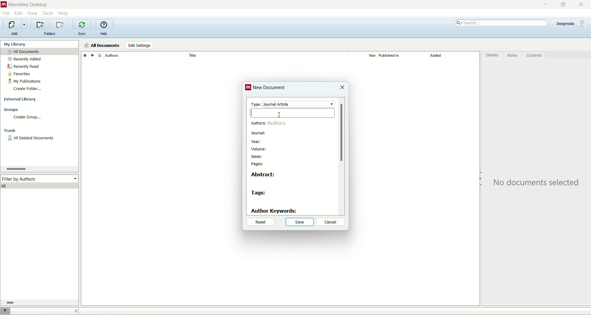  I want to click on search, so click(502, 23).